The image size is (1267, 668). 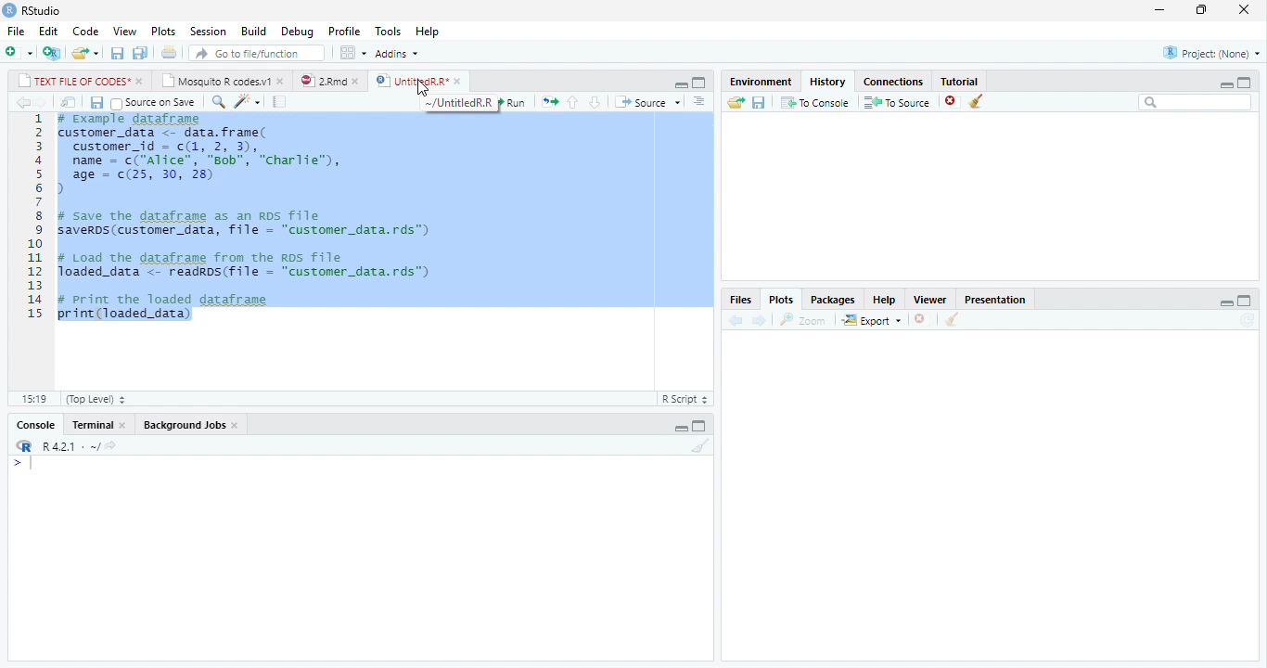 What do you see at coordinates (929, 299) in the screenshot?
I see `Viewer` at bounding box center [929, 299].